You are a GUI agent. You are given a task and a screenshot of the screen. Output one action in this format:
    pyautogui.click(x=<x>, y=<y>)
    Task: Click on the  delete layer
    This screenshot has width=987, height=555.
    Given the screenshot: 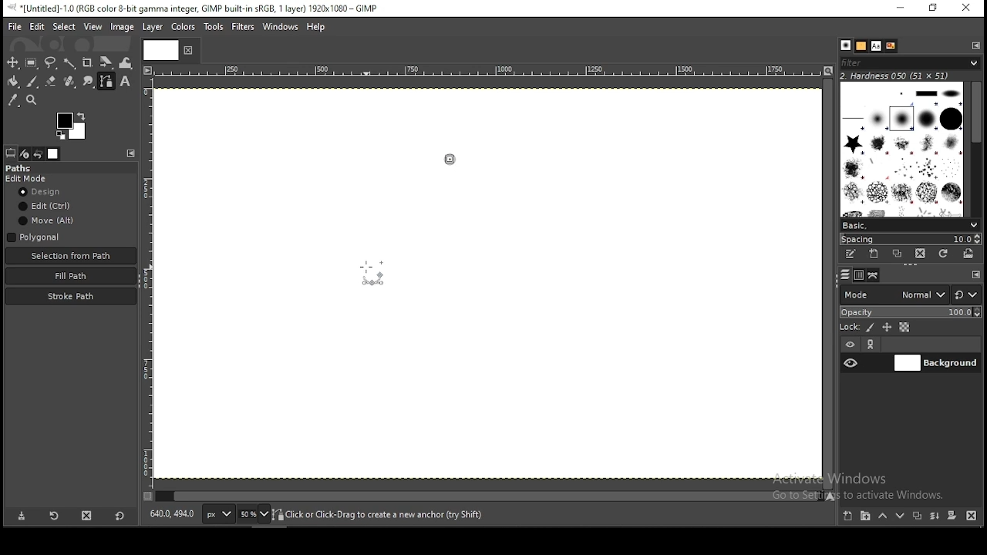 What is the action you would take?
    pyautogui.click(x=971, y=516)
    